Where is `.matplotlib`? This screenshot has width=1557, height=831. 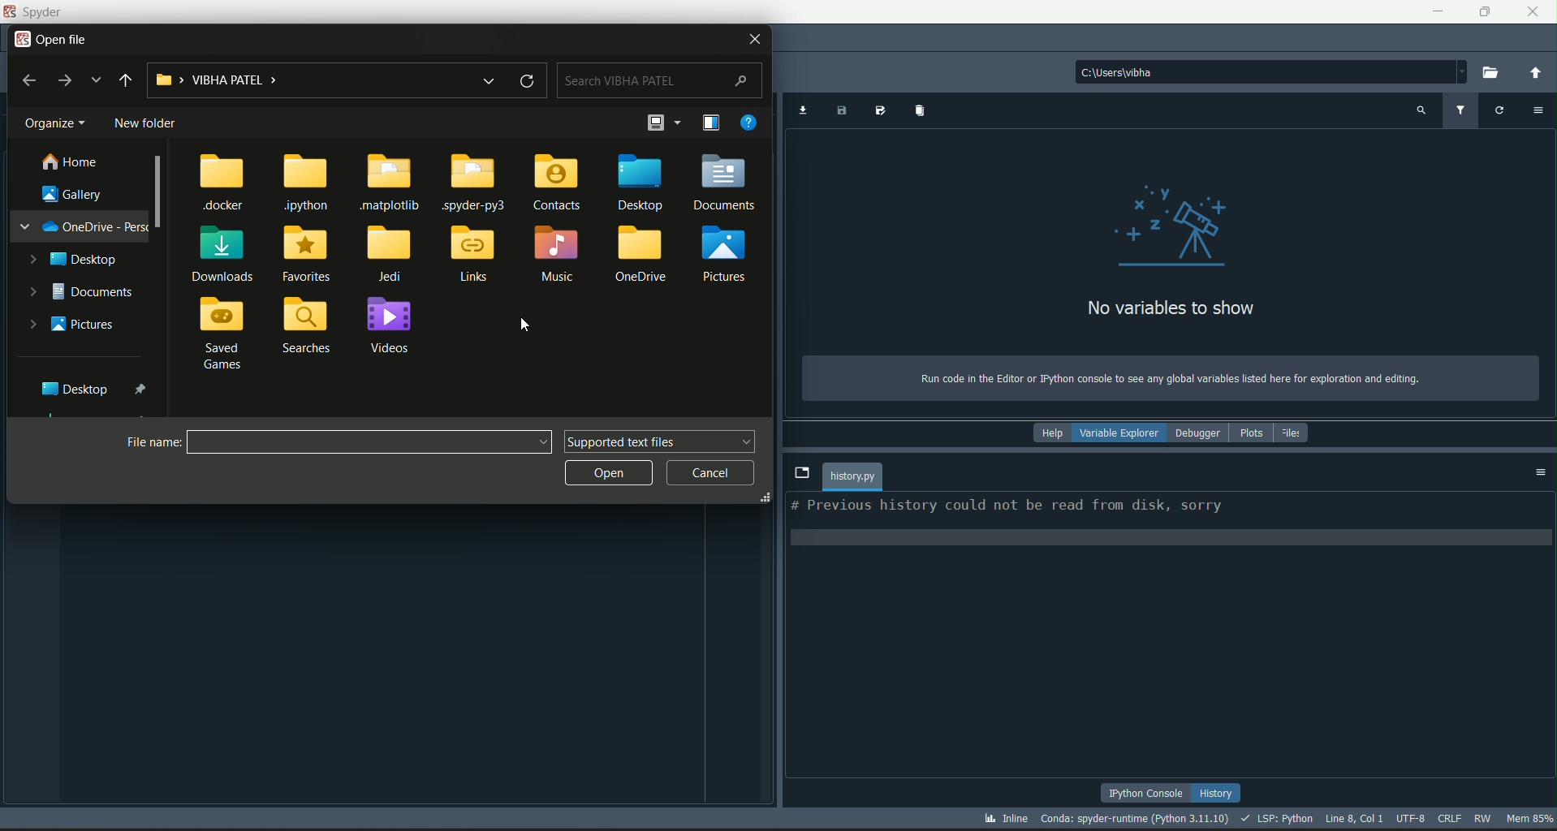 .matplotlib is located at coordinates (394, 183).